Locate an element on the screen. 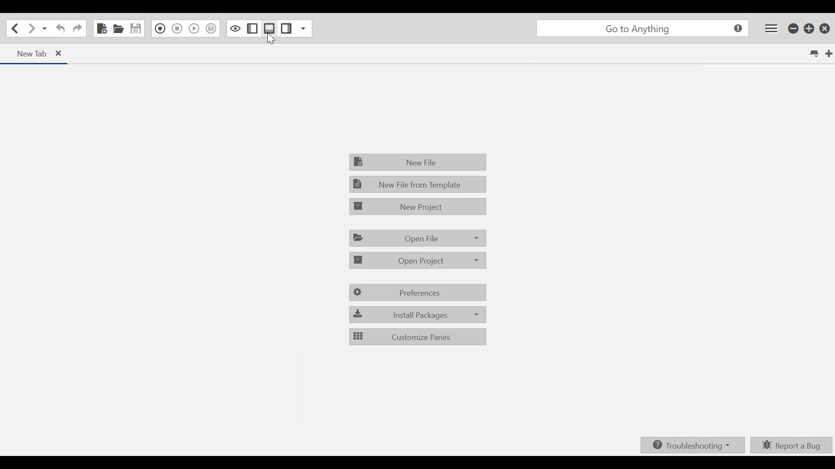 This screenshot has height=469, width=835. New File fro Template is located at coordinates (418, 184).